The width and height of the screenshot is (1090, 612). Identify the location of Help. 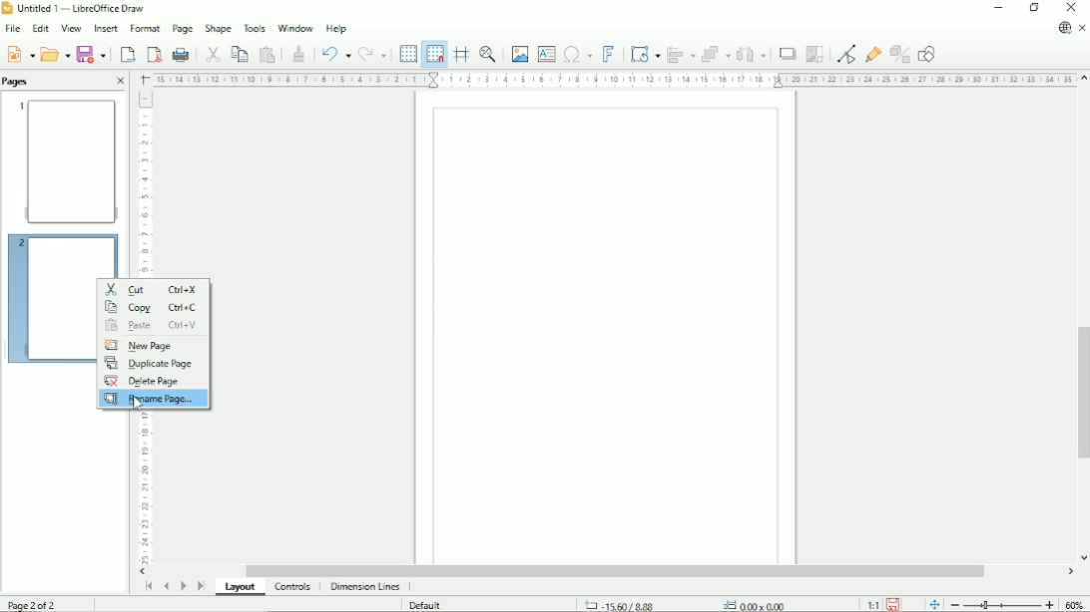
(336, 28).